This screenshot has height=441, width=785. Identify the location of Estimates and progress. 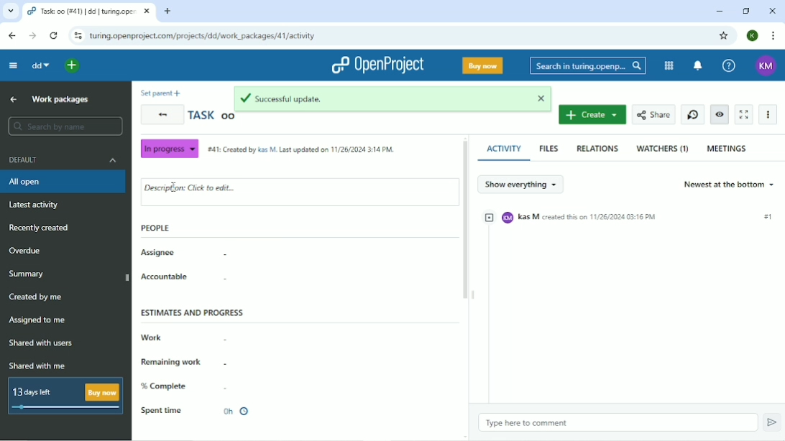
(193, 312).